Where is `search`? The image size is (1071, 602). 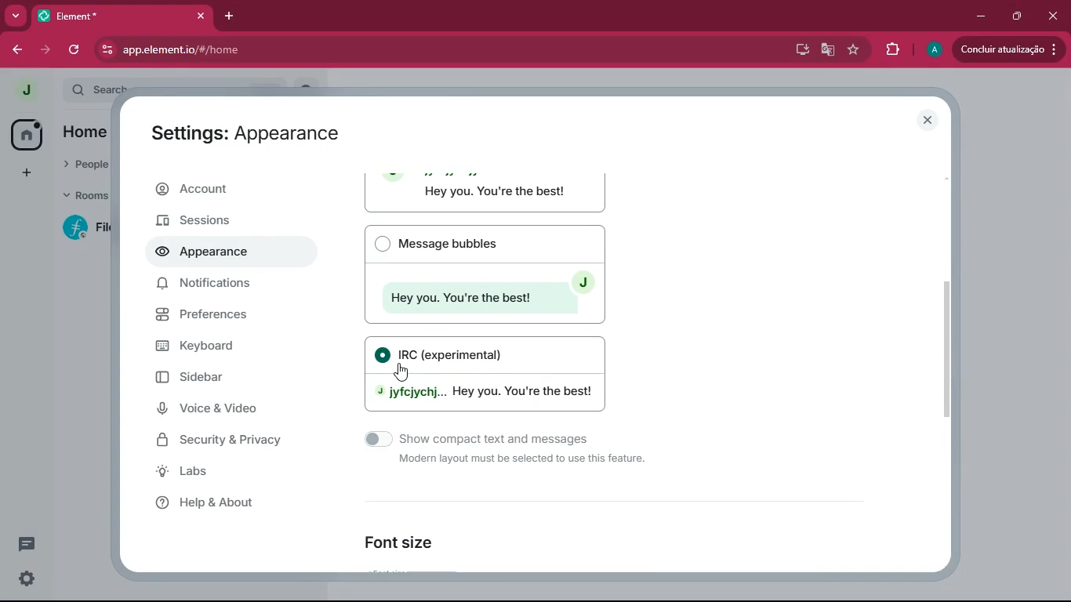
search is located at coordinates (100, 89).